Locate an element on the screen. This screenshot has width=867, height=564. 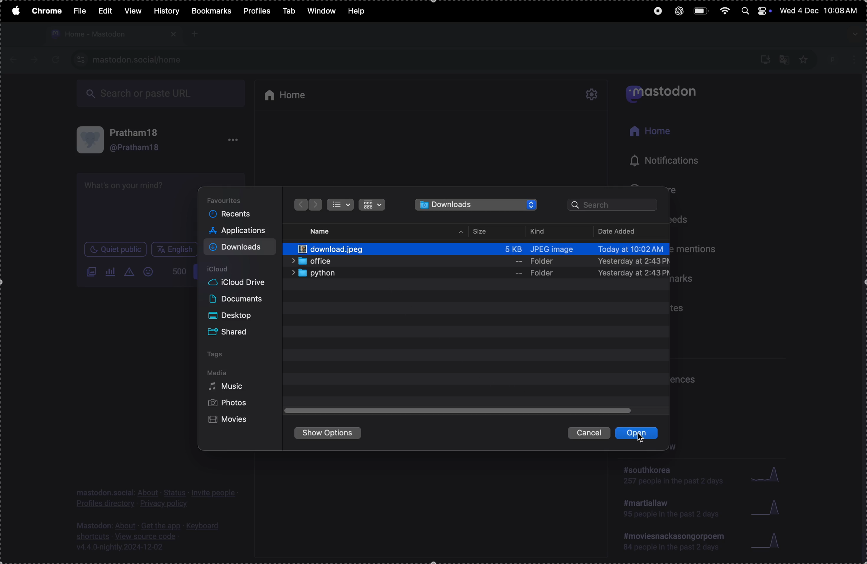
Privacy policy is located at coordinates (157, 498).